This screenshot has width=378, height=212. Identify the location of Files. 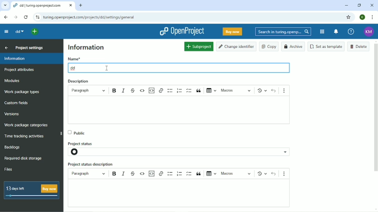
(9, 170).